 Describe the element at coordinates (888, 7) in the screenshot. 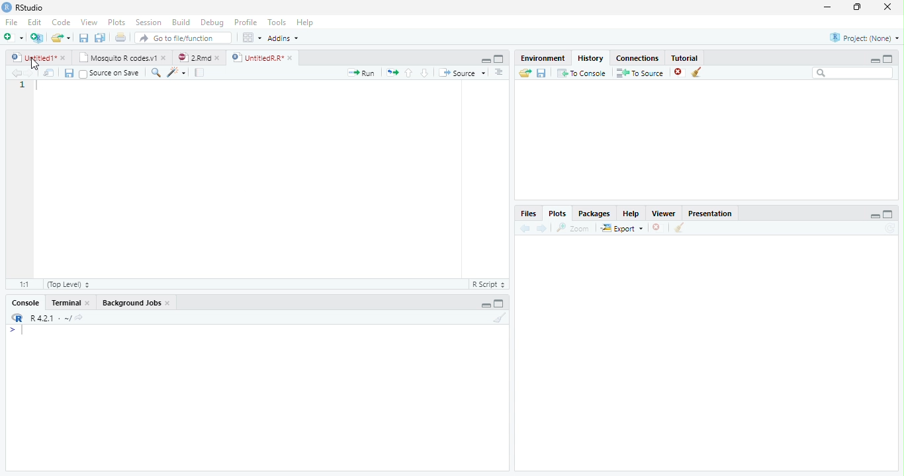

I see `close` at that location.